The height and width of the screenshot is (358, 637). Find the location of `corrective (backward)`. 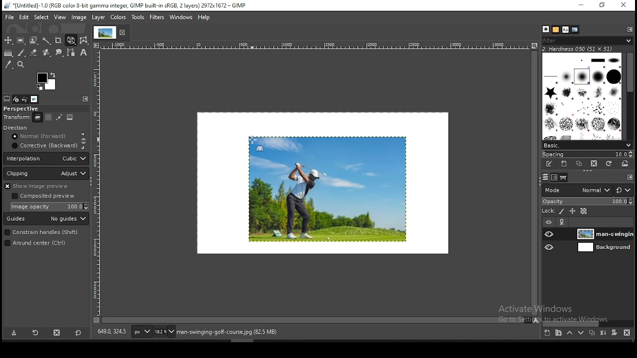

corrective (backward) is located at coordinates (43, 147).